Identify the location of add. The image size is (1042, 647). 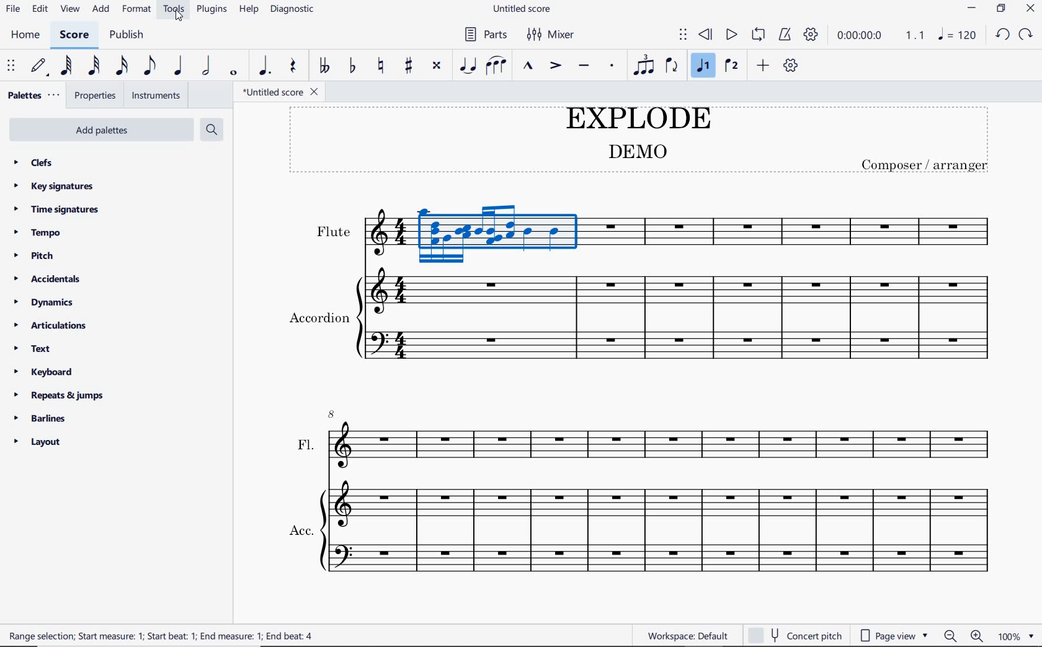
(100, 10).